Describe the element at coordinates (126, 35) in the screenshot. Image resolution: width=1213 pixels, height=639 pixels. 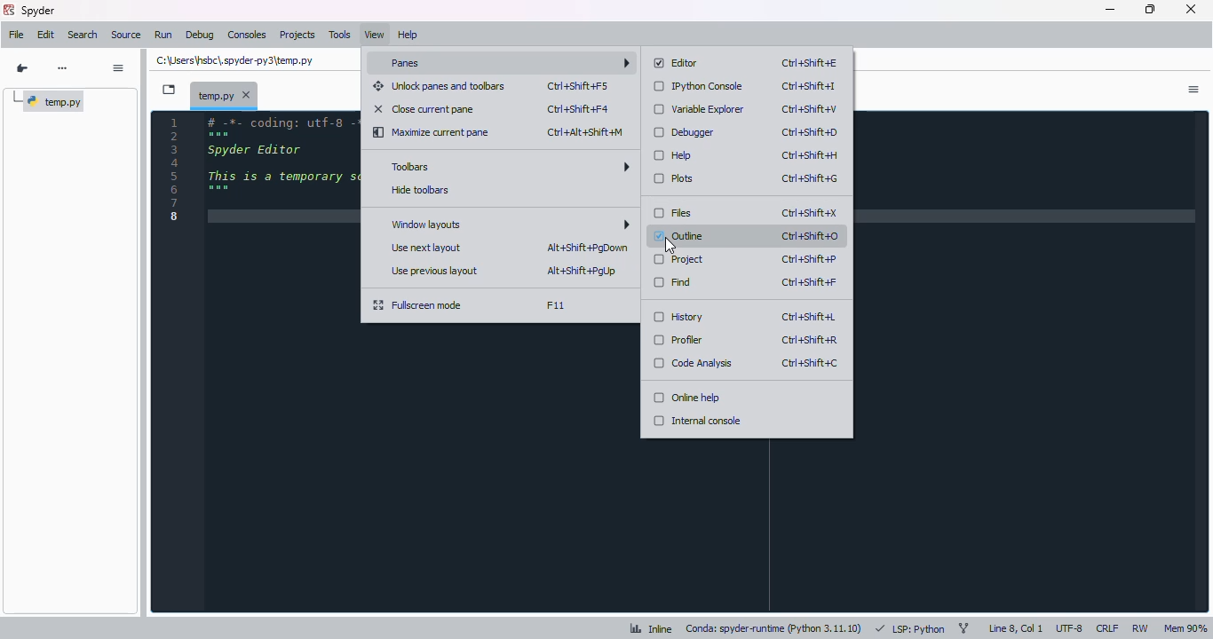
I see `source` at that location.